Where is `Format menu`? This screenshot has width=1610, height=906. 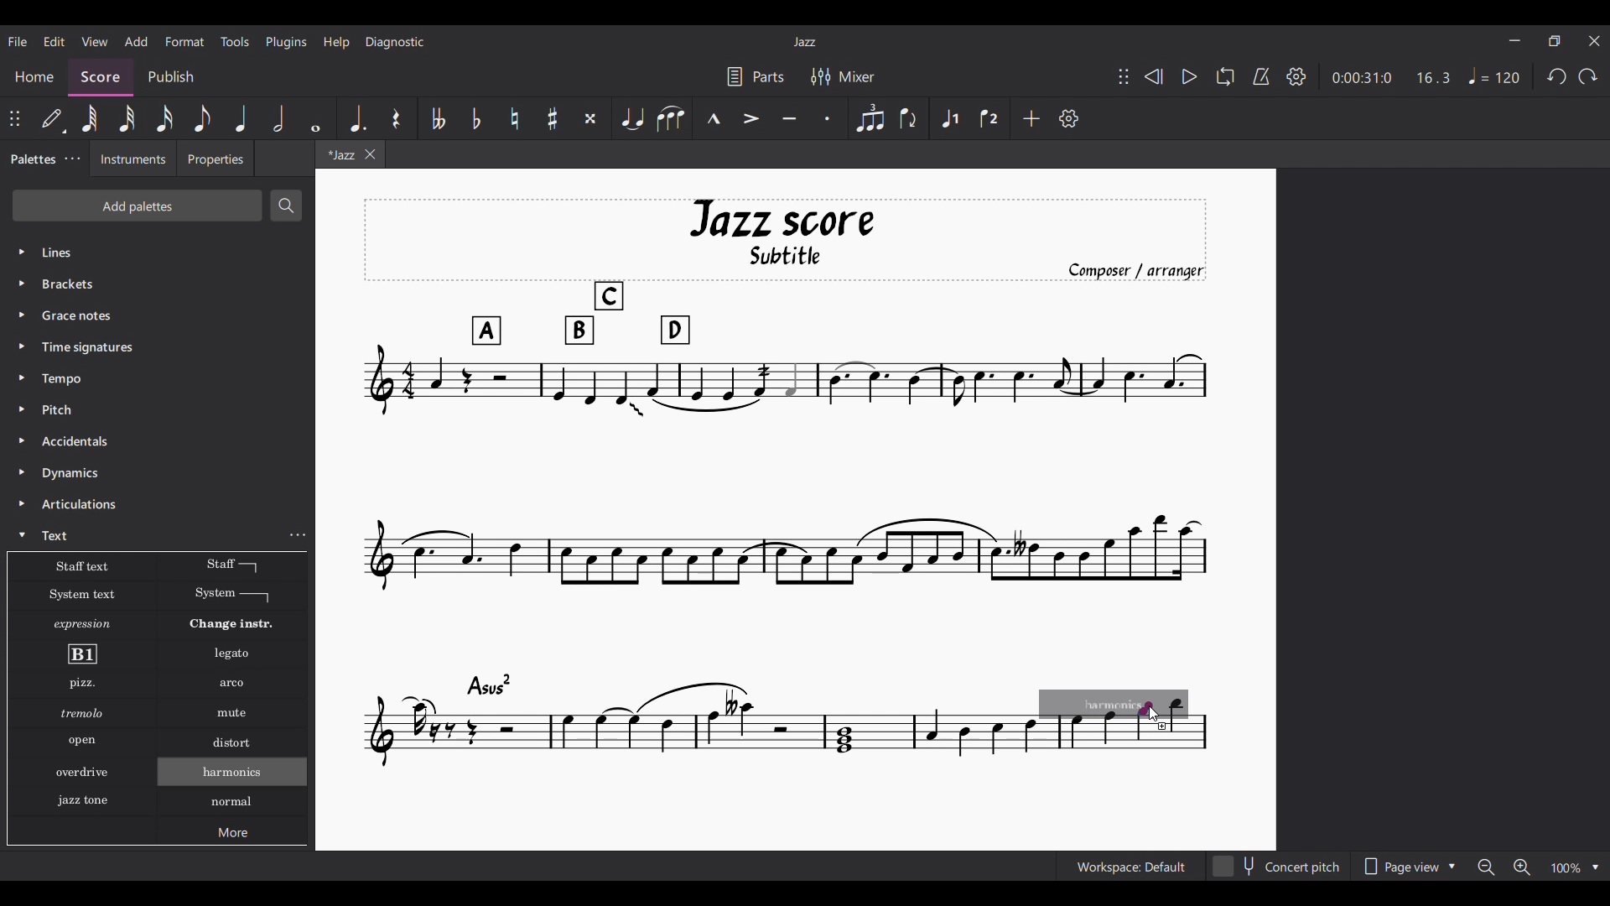
Format menu is located at coordinates (185, 42).